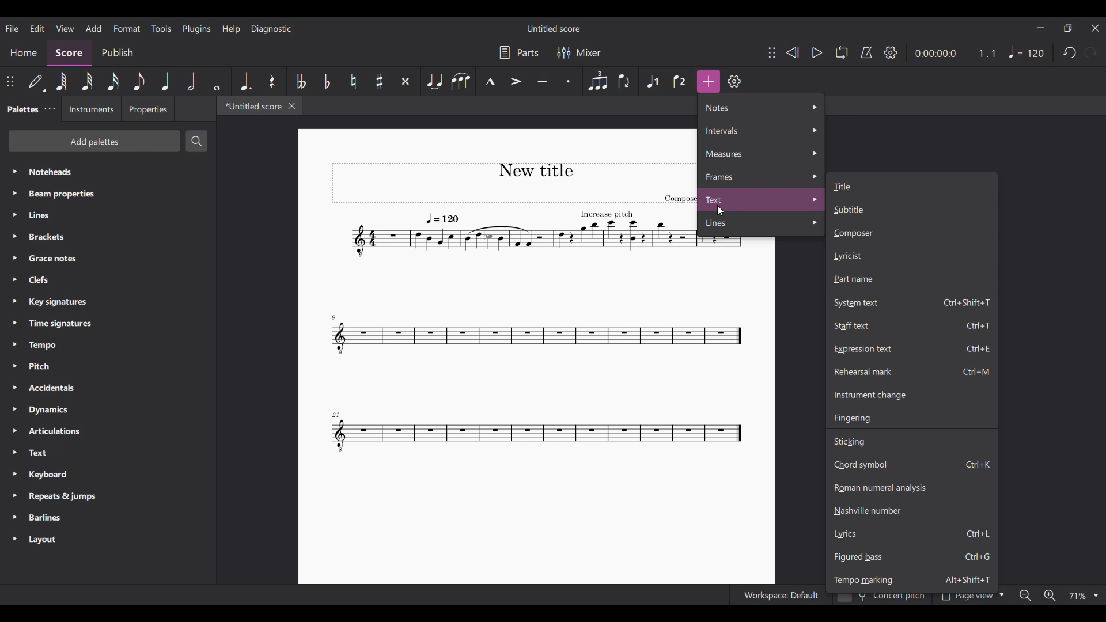  What do you see at coordinates (911, 279) in the screenshot?
I see `Part name` at bounding box center [911, 279].